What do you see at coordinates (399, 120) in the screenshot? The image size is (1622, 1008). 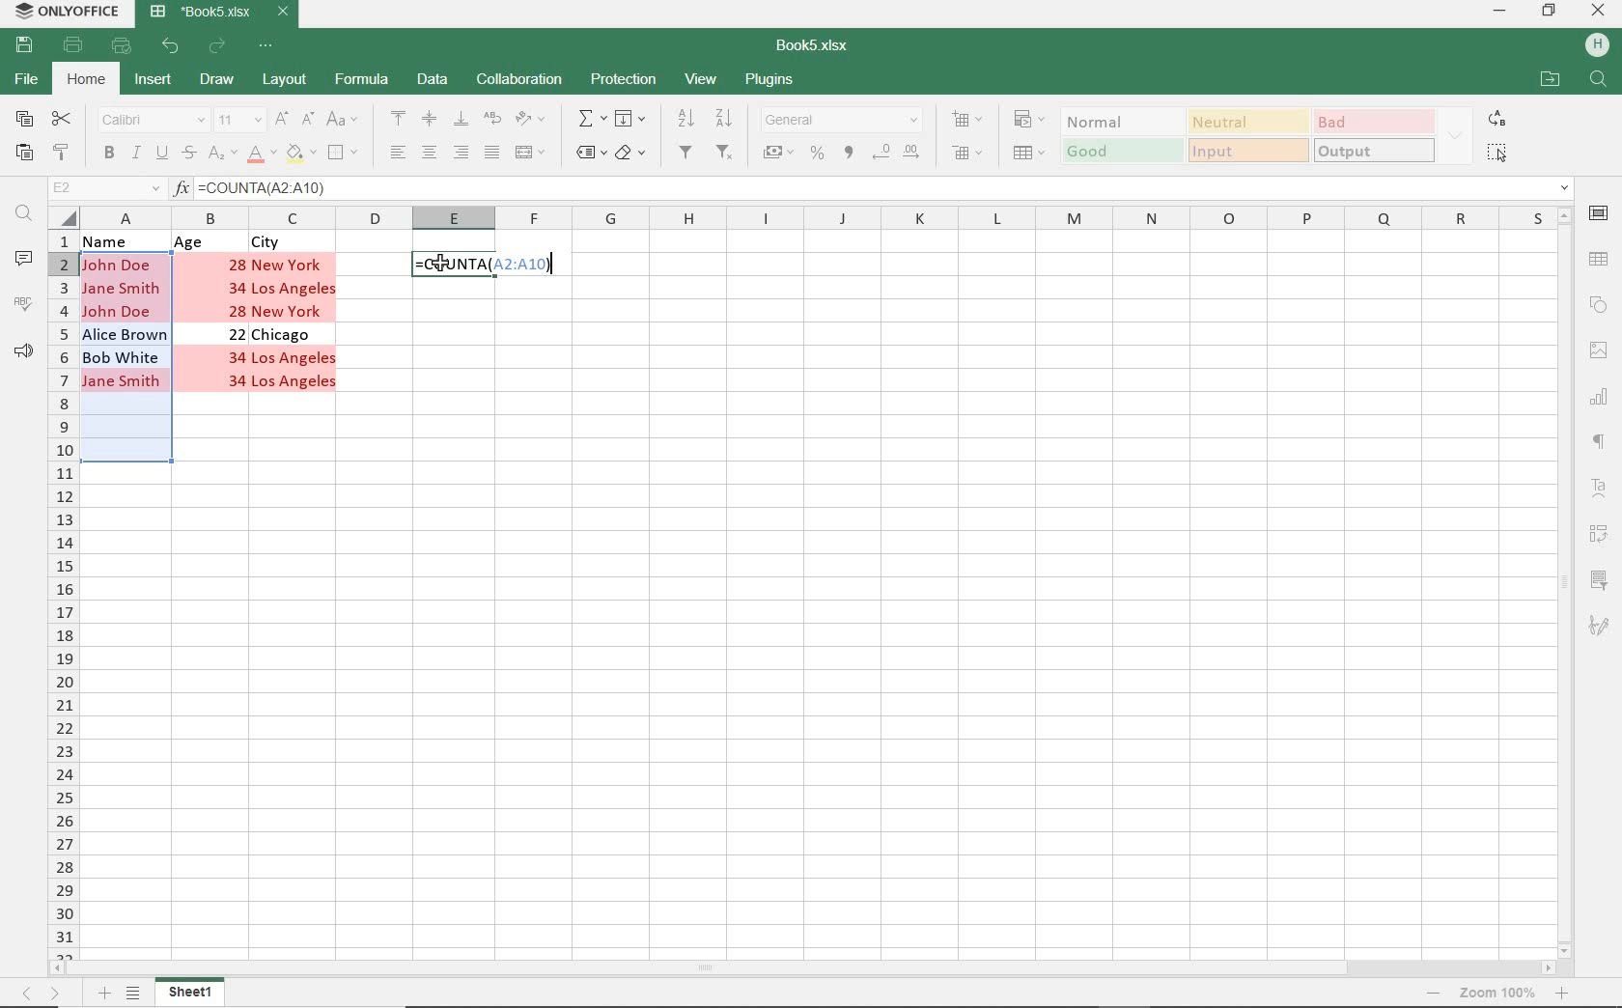 I see `ALIGN TOP` at bounding box center [399, 120].